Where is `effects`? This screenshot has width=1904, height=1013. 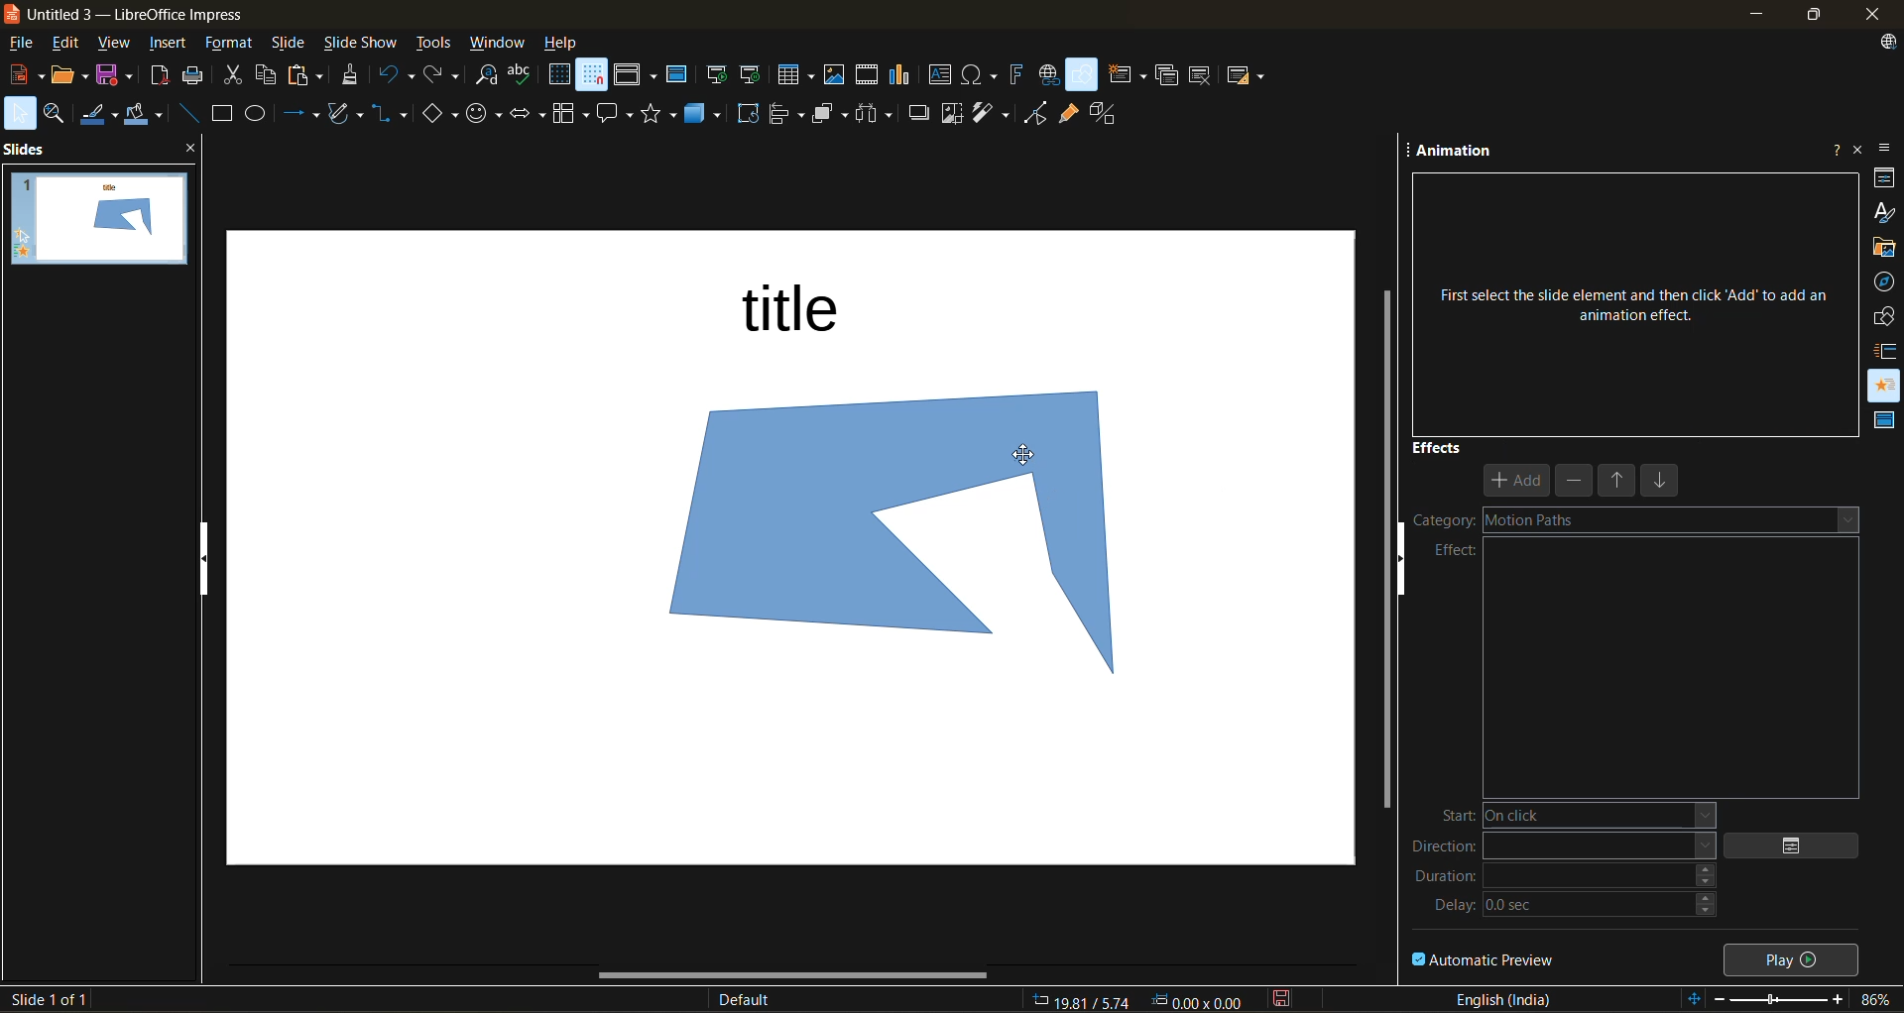 effects is located at coordinates (1446, 446).